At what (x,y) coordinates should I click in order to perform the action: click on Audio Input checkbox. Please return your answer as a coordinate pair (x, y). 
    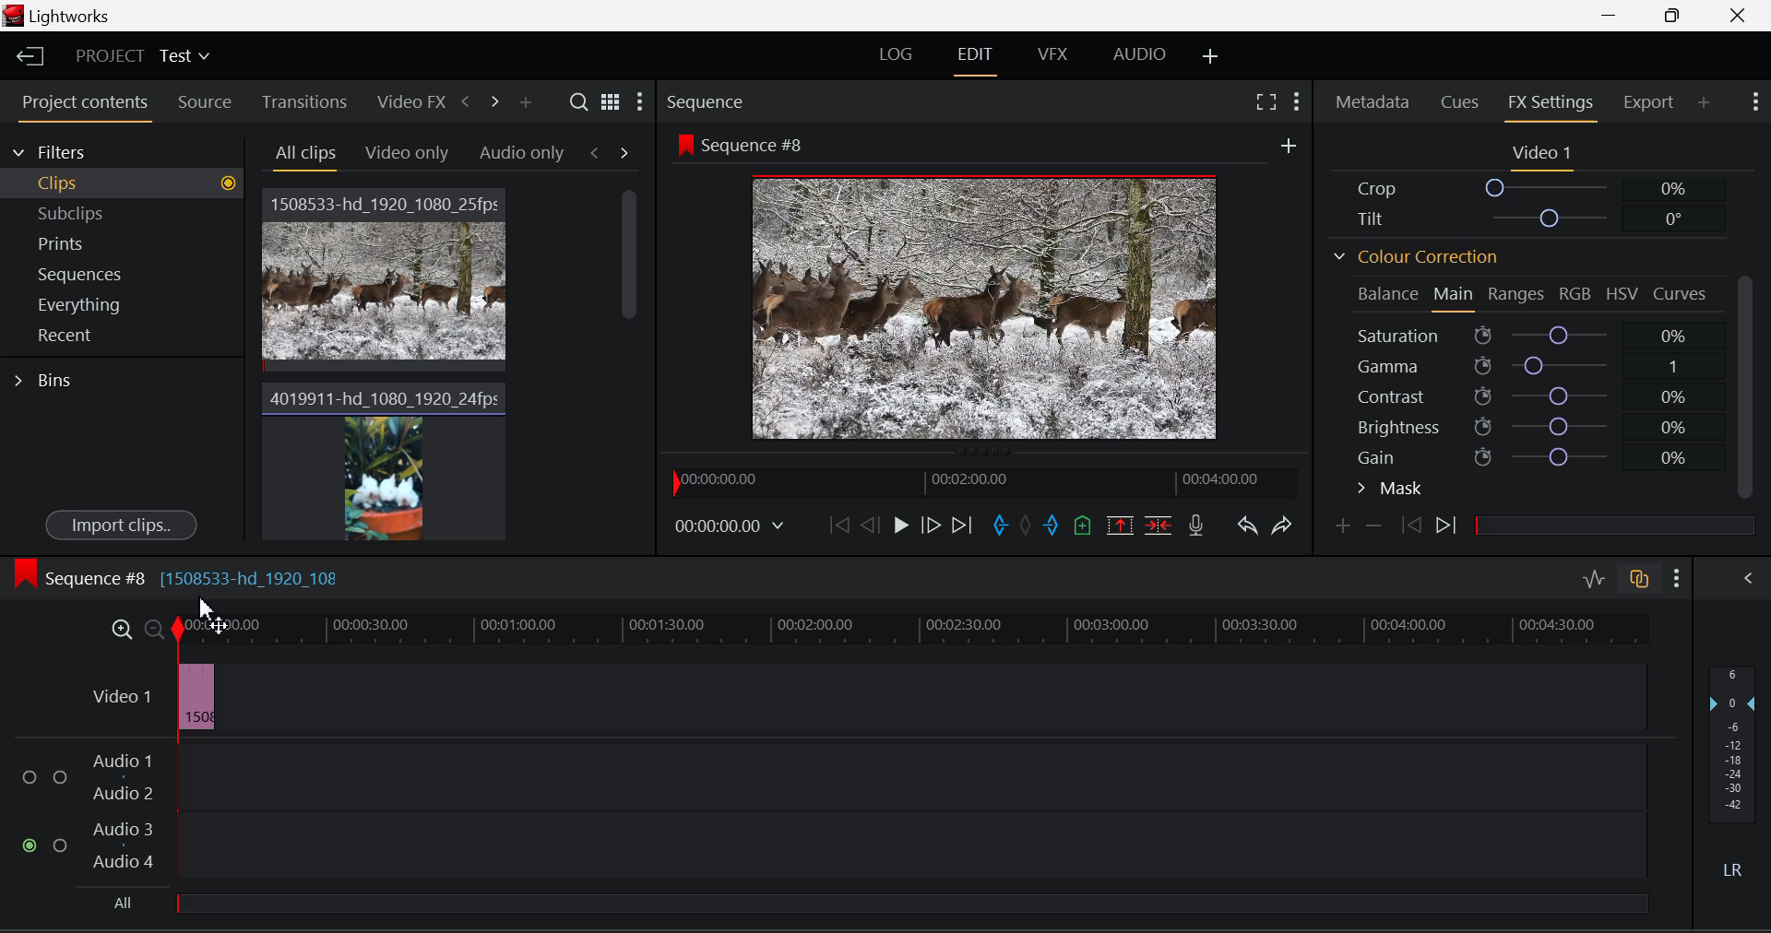
    Looking at the image, I should click on (29, 845).